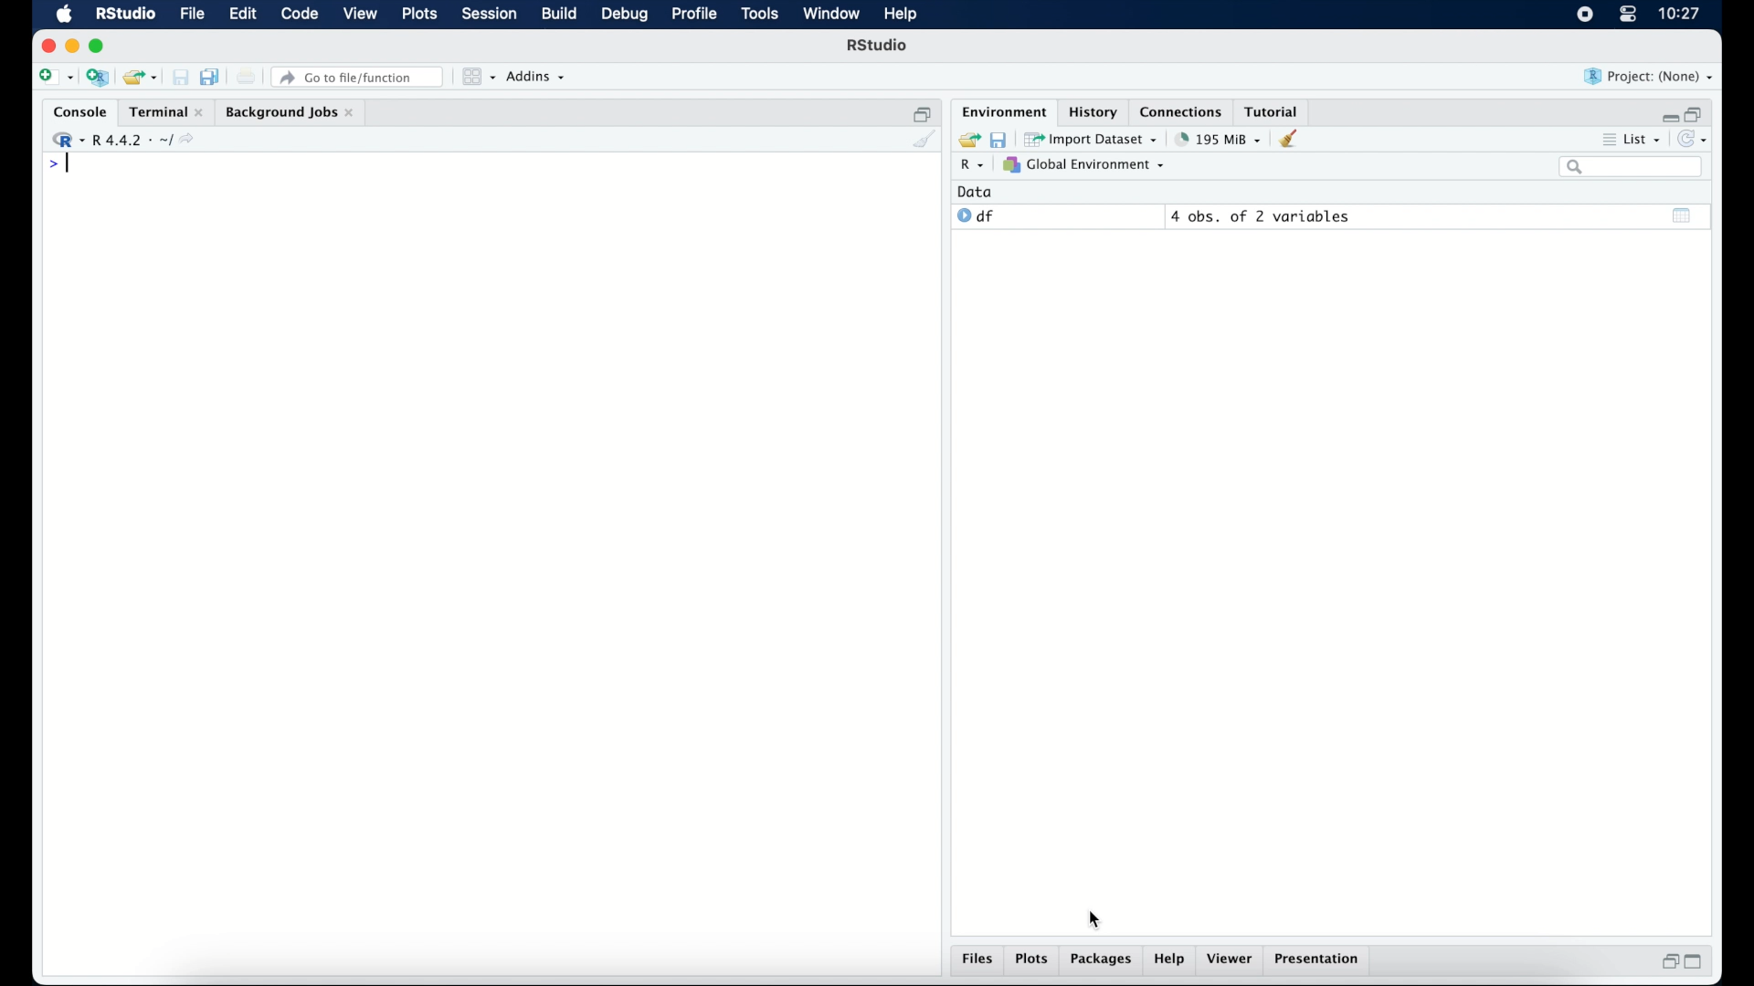  I want to click on clear console, so click(923, 141).